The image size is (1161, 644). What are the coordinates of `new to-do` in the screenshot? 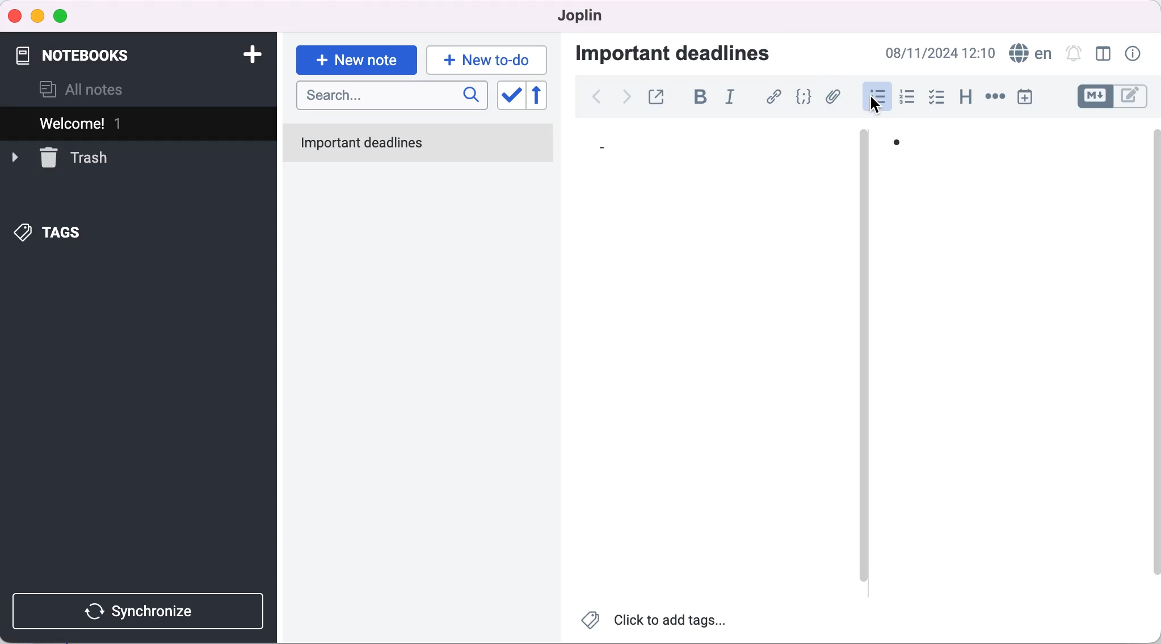 It's located at (490, 60).